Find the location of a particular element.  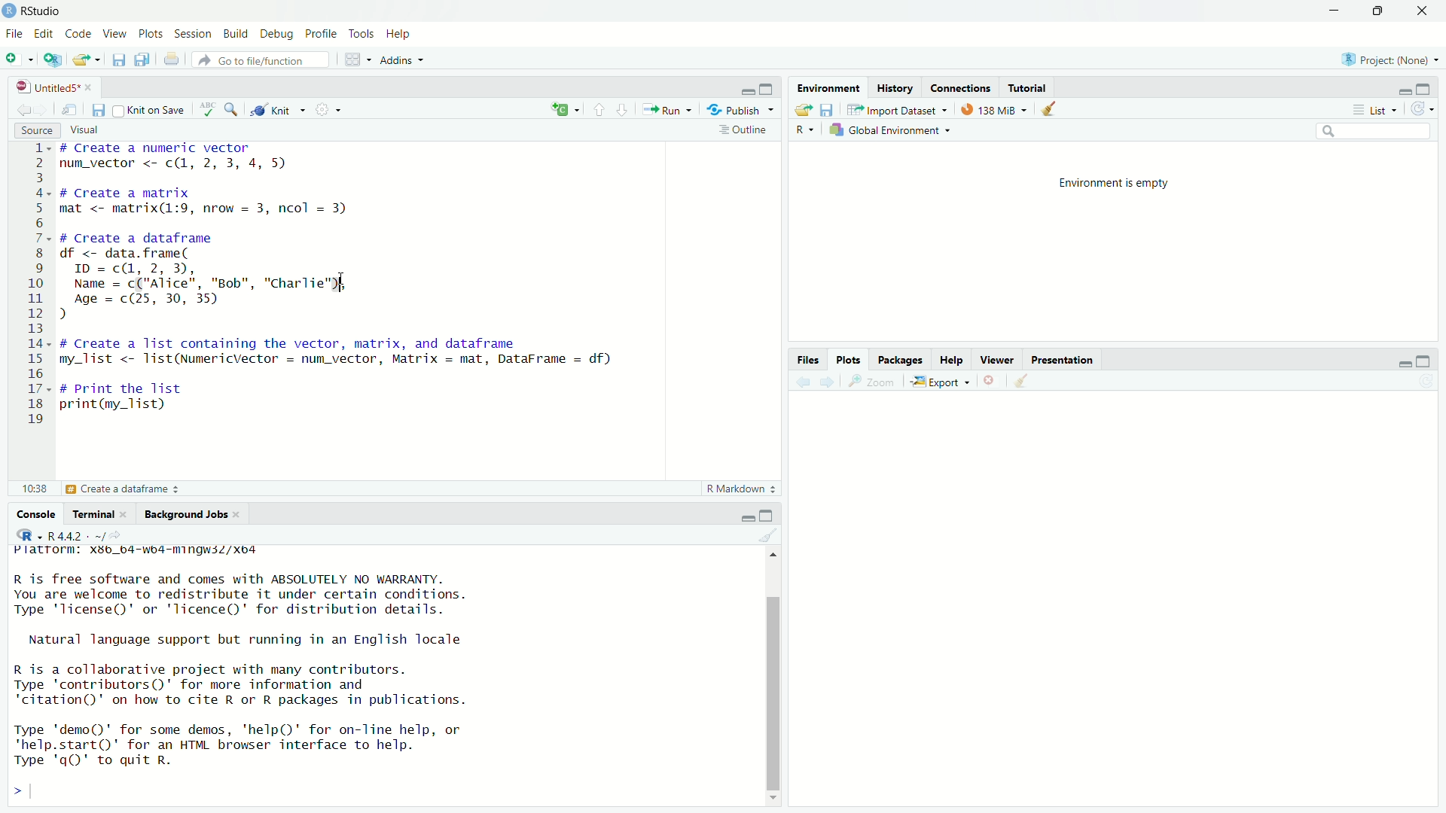

abc is located at coordinates (210, 108).